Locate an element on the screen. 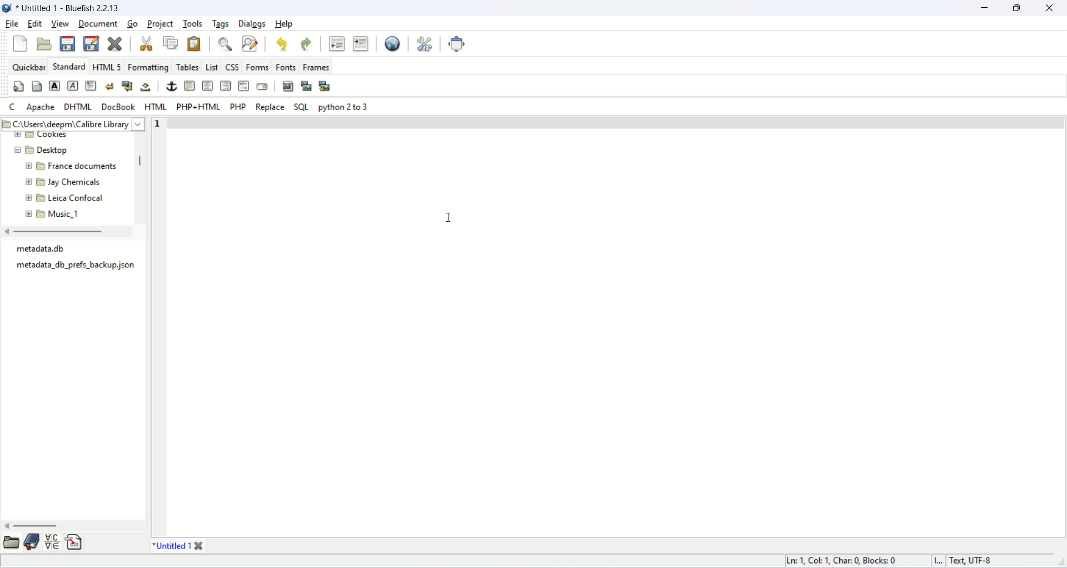 This screenshot has width=1067, height=568. body is located at coordinates (36, 86).